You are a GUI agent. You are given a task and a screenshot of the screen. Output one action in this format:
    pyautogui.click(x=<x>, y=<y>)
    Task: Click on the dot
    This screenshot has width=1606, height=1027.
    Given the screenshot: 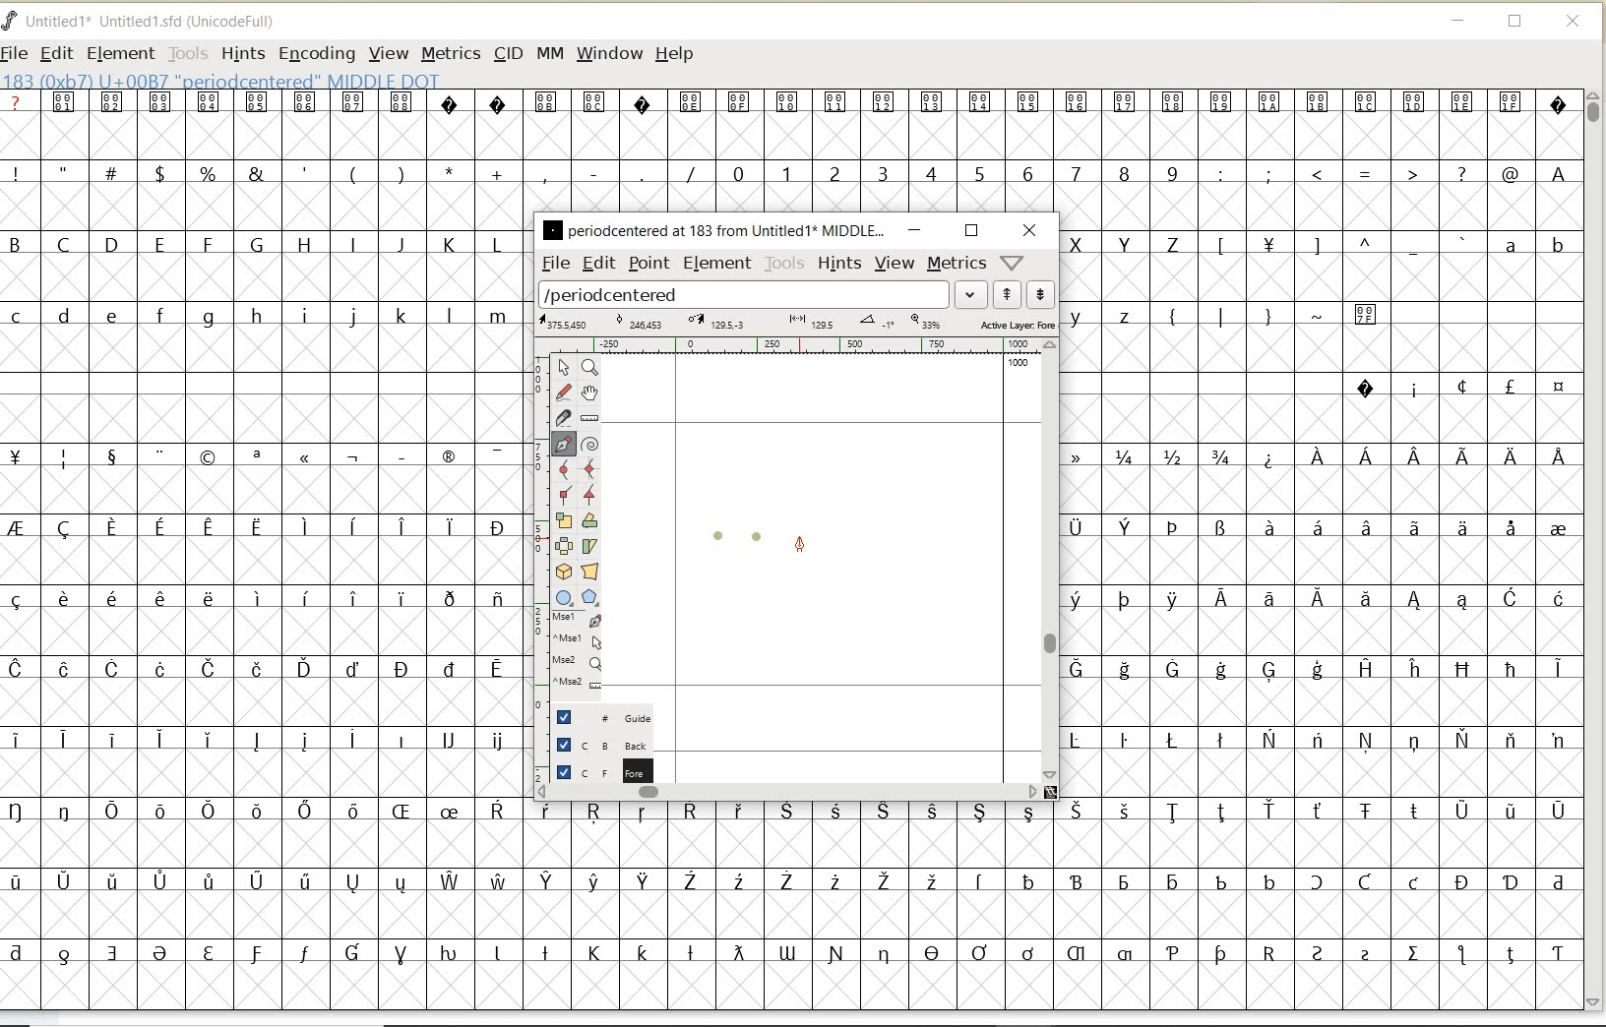 What is the action you would take?
    pyautogui.click(x=757, y=535)
    